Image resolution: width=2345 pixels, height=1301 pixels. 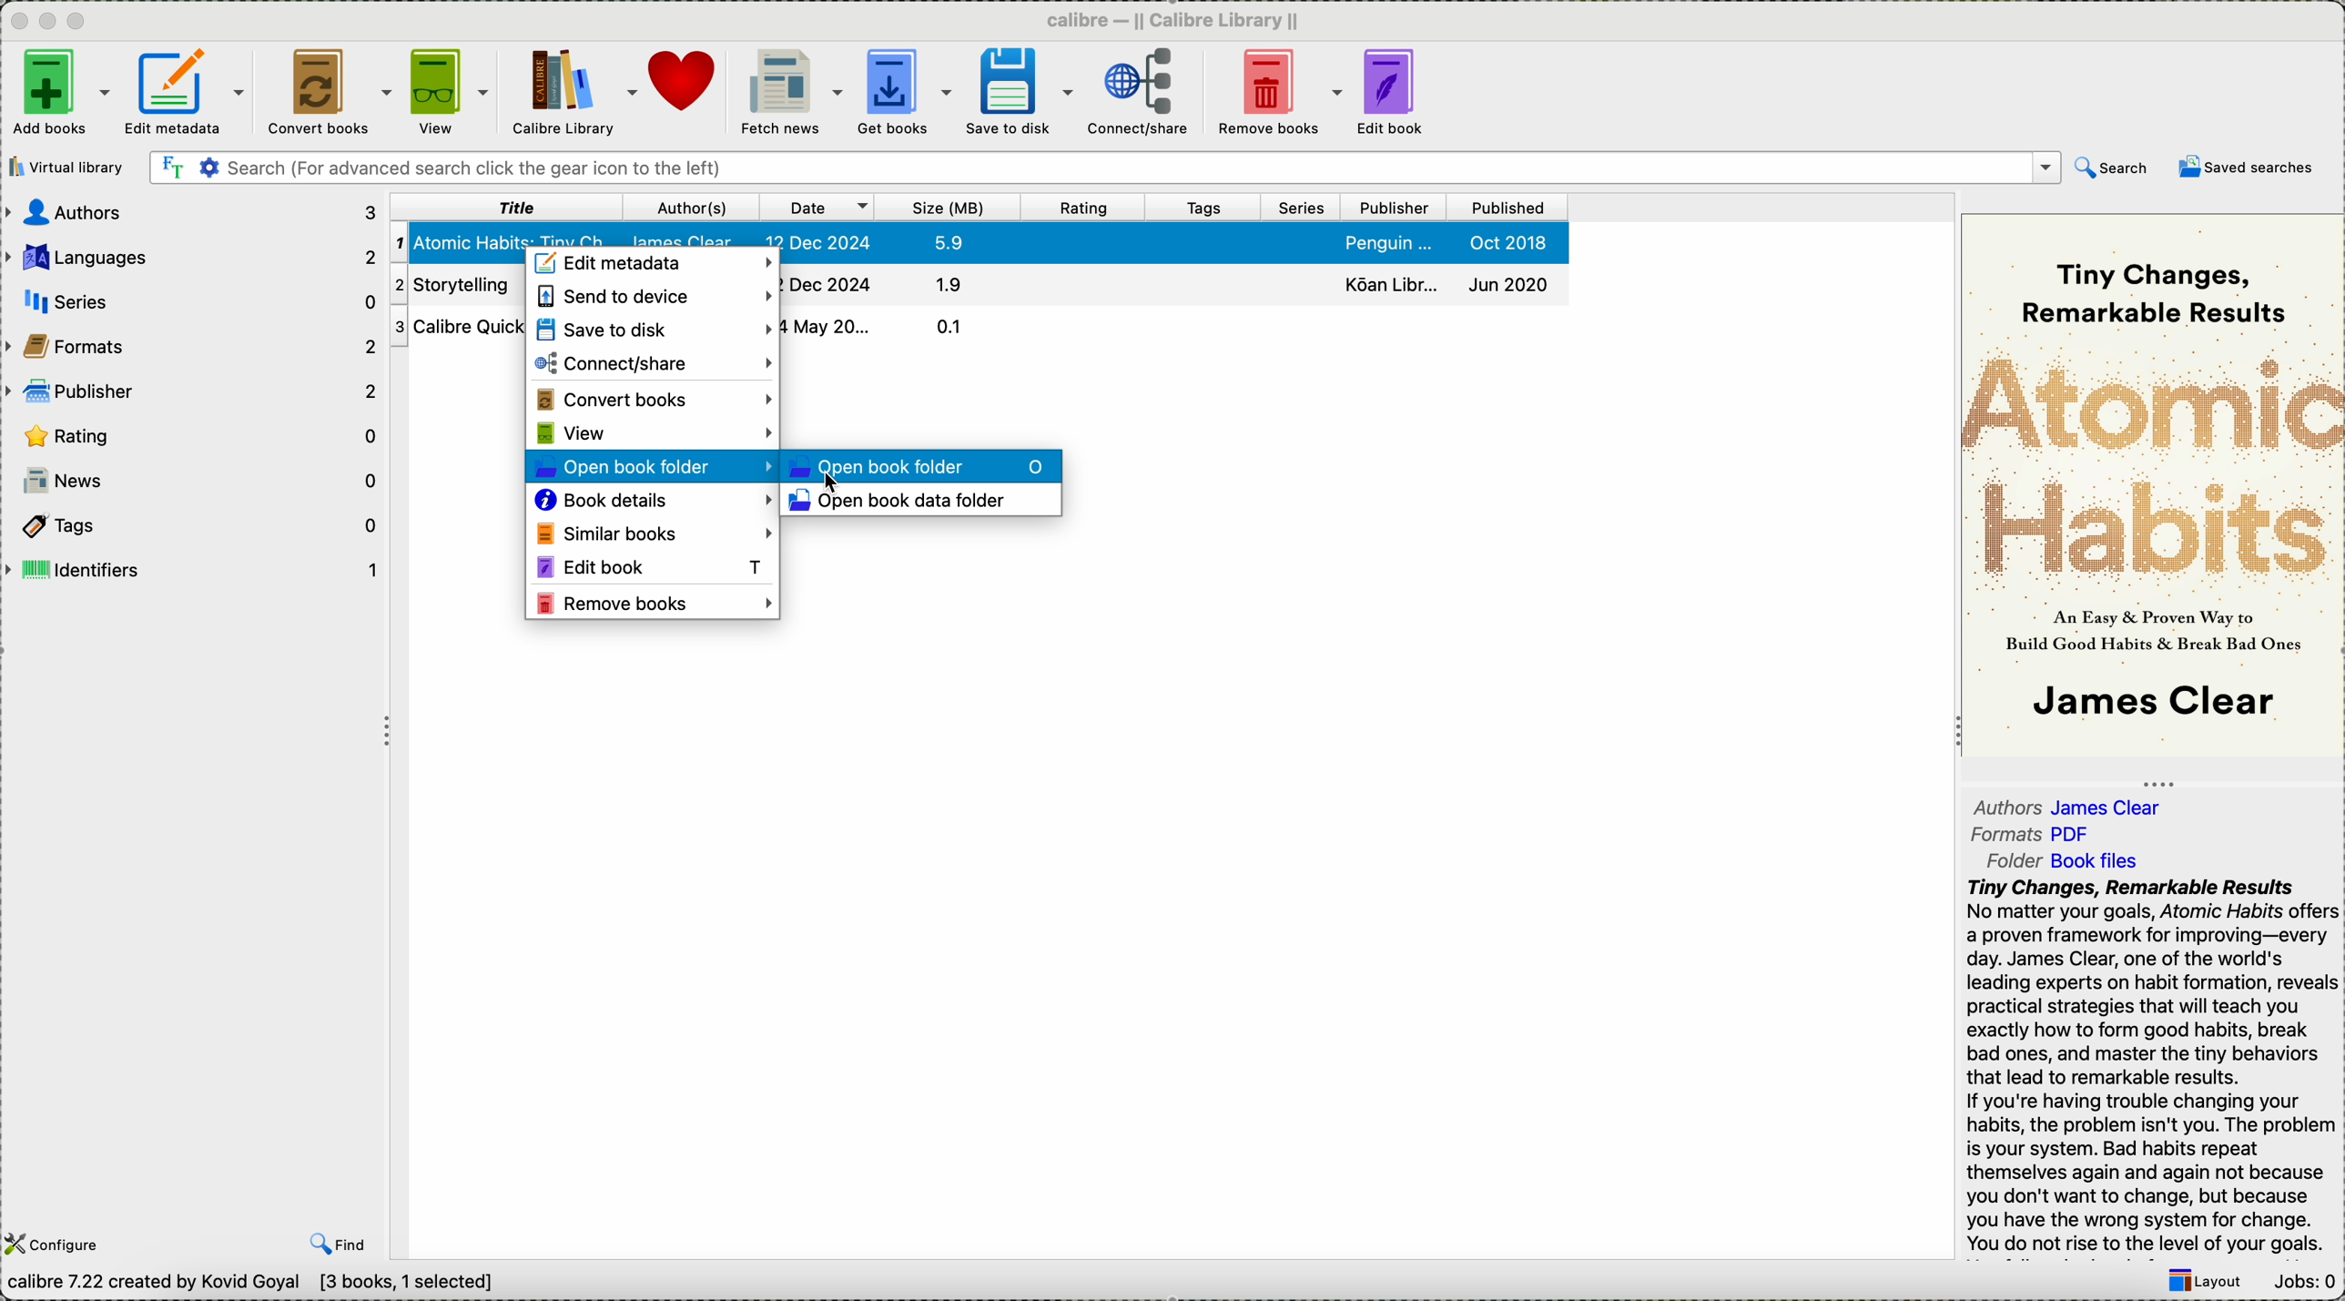 I want to click on add books, so click(x=58, y=95).